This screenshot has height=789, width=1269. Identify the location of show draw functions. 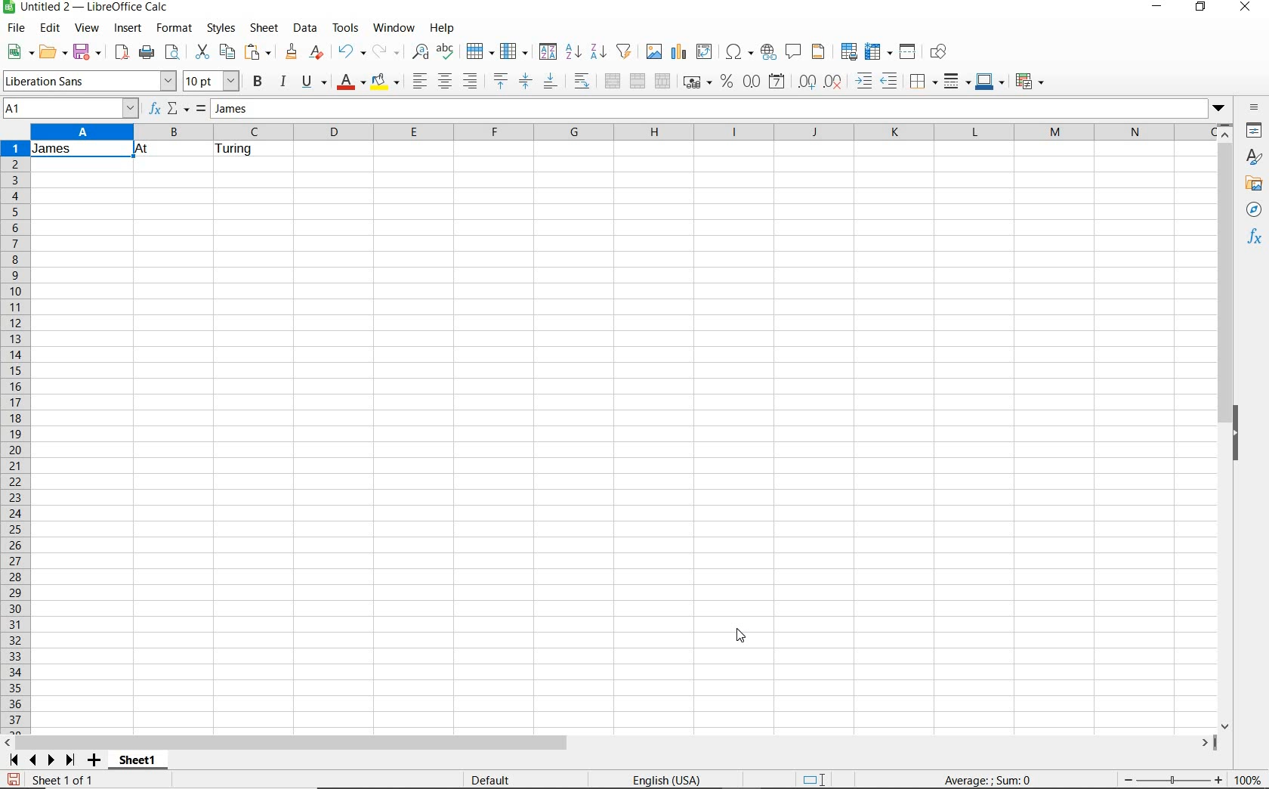
(943, 54).